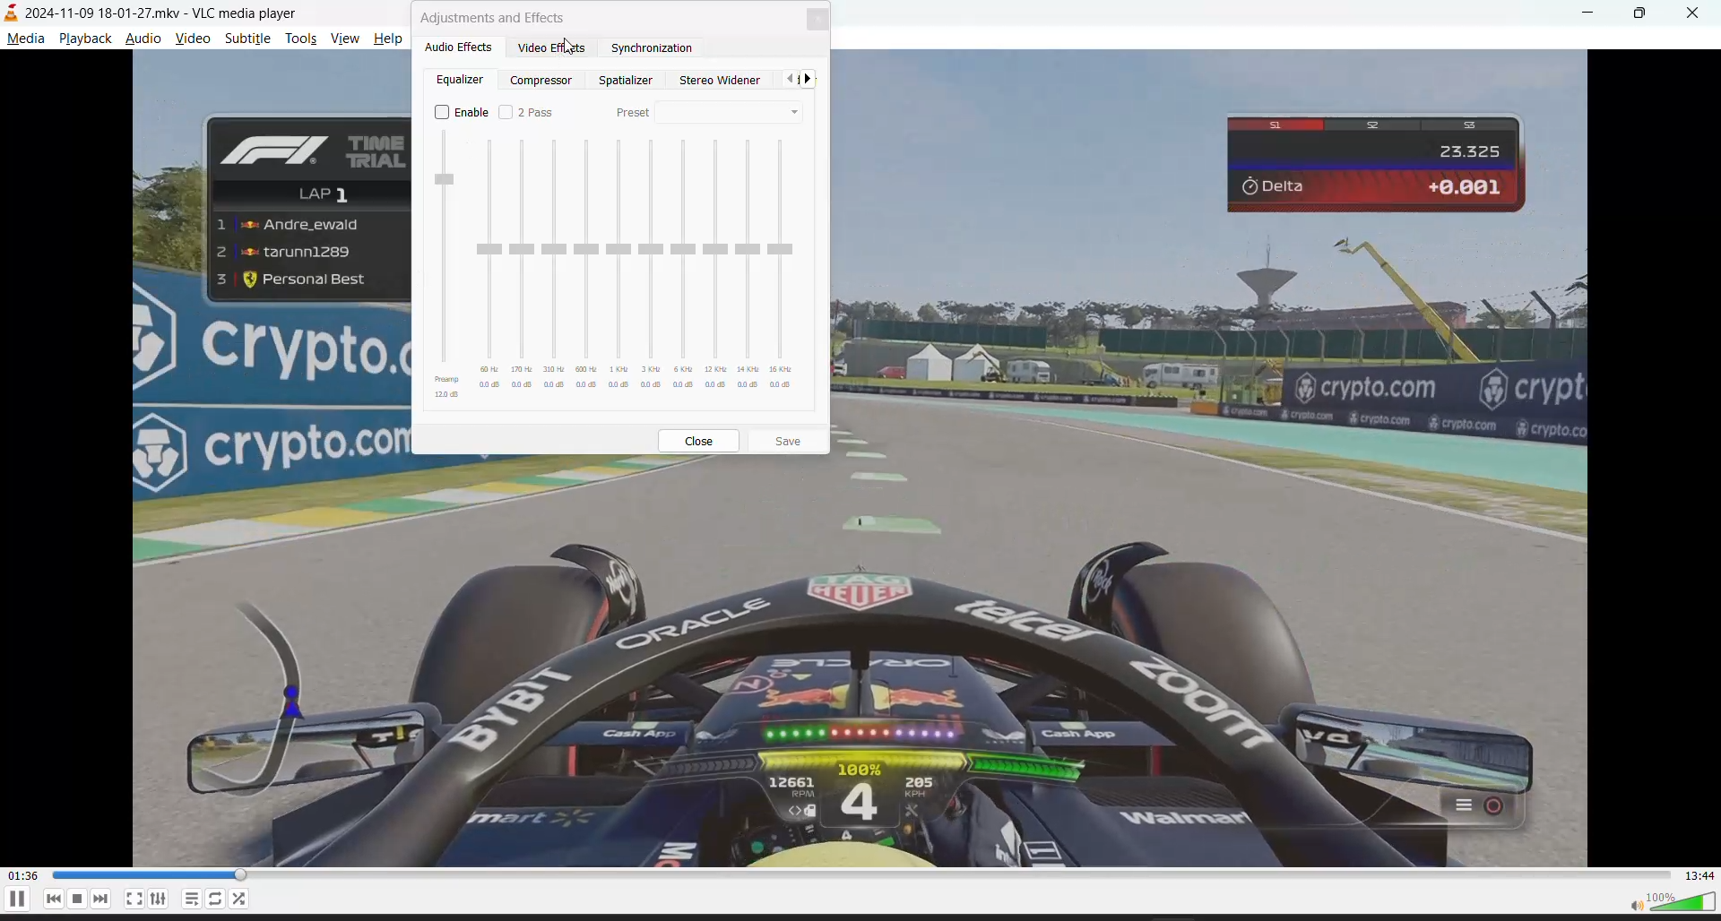  What do you see at coordinates (242, 899) in the screenshot?
I see `random` at bounding box center [242, 899].